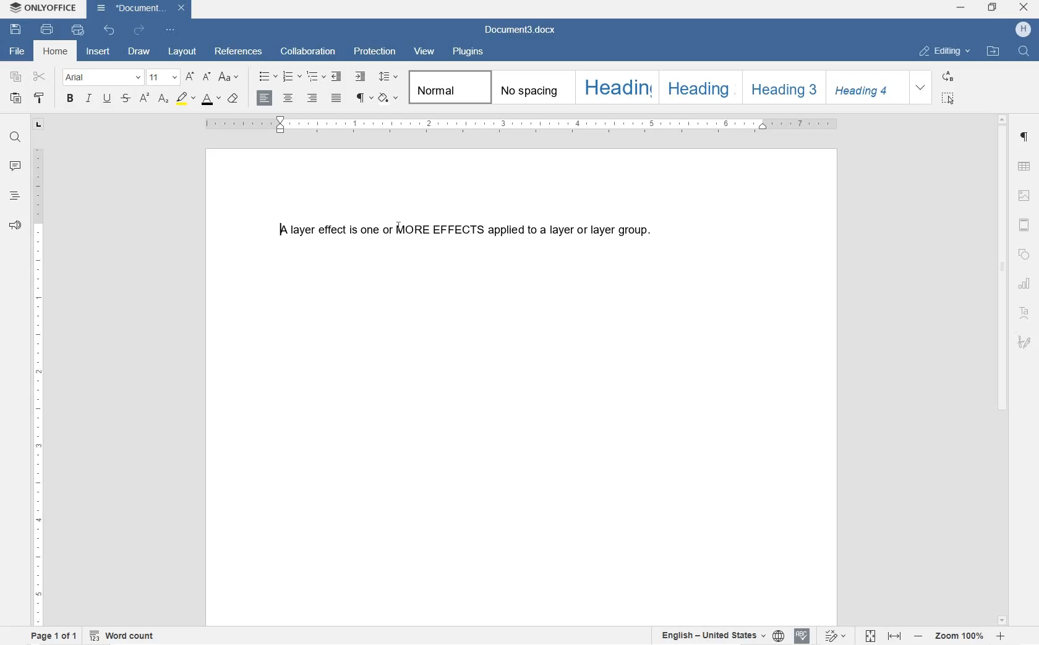 This screenshot has height=645, width=1039. What do you see at coordinates (836, 635) in the screenshot?
I see `TRACK CHANGES` at bounding box center [836, 635].